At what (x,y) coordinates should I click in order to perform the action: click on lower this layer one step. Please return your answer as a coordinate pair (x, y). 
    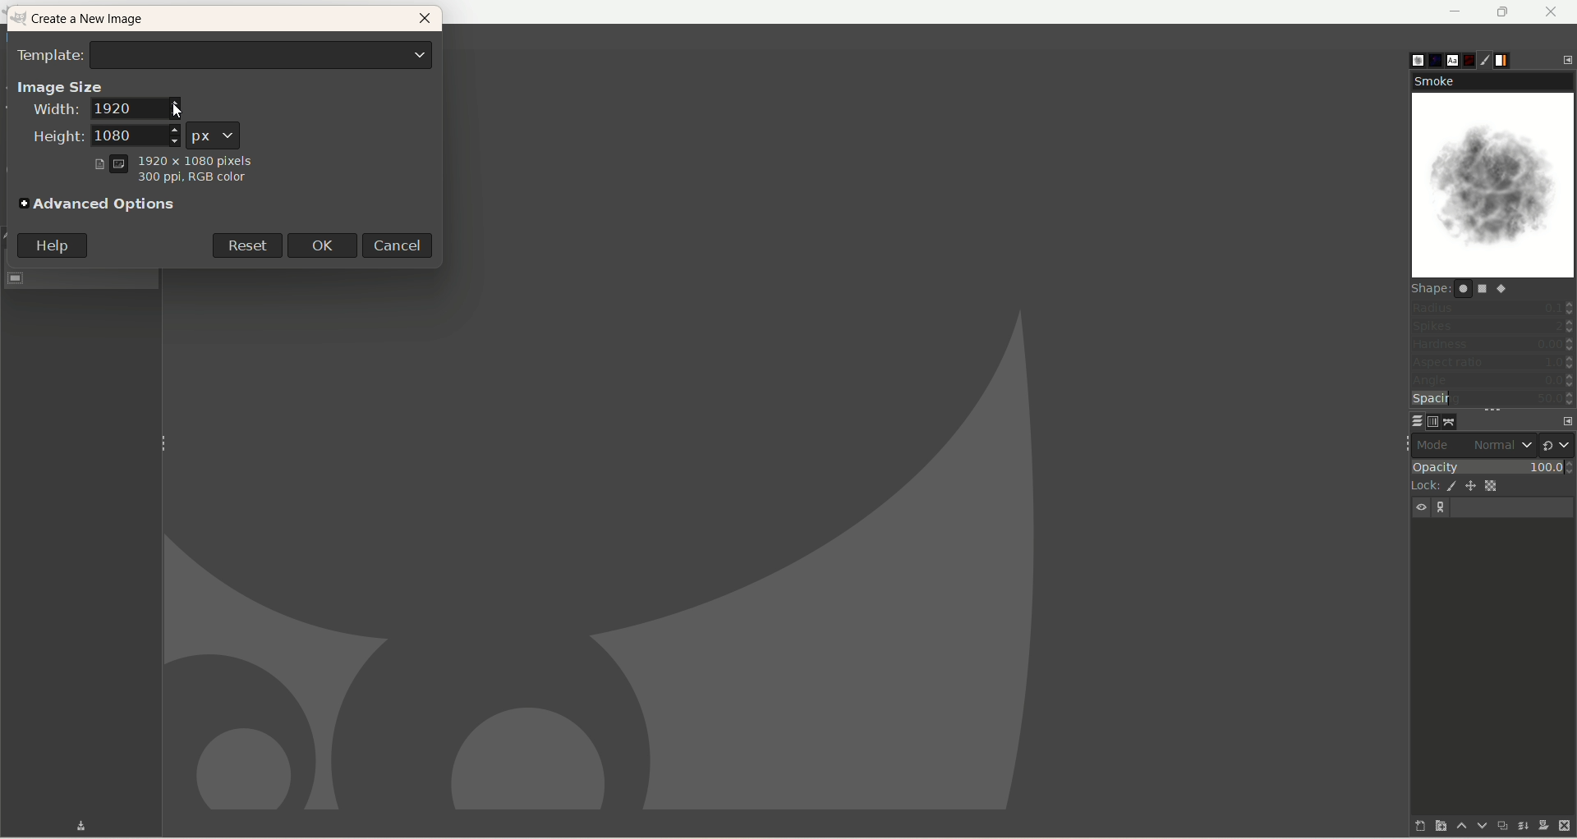
    Looking at the image, I should click on (1475, 826).